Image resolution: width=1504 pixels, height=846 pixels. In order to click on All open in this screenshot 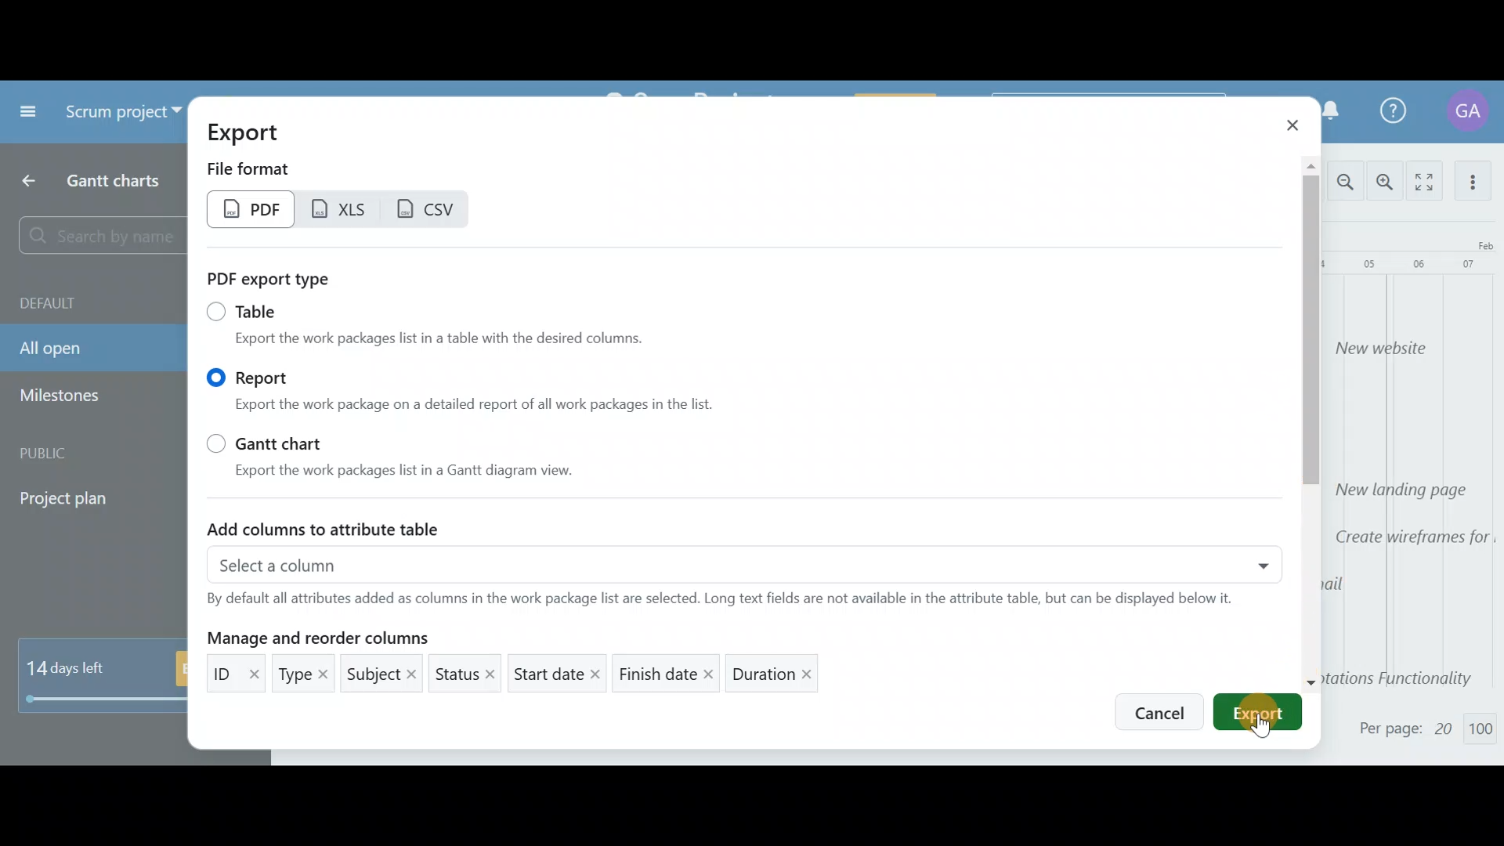, I will do `click(86, 352)`.